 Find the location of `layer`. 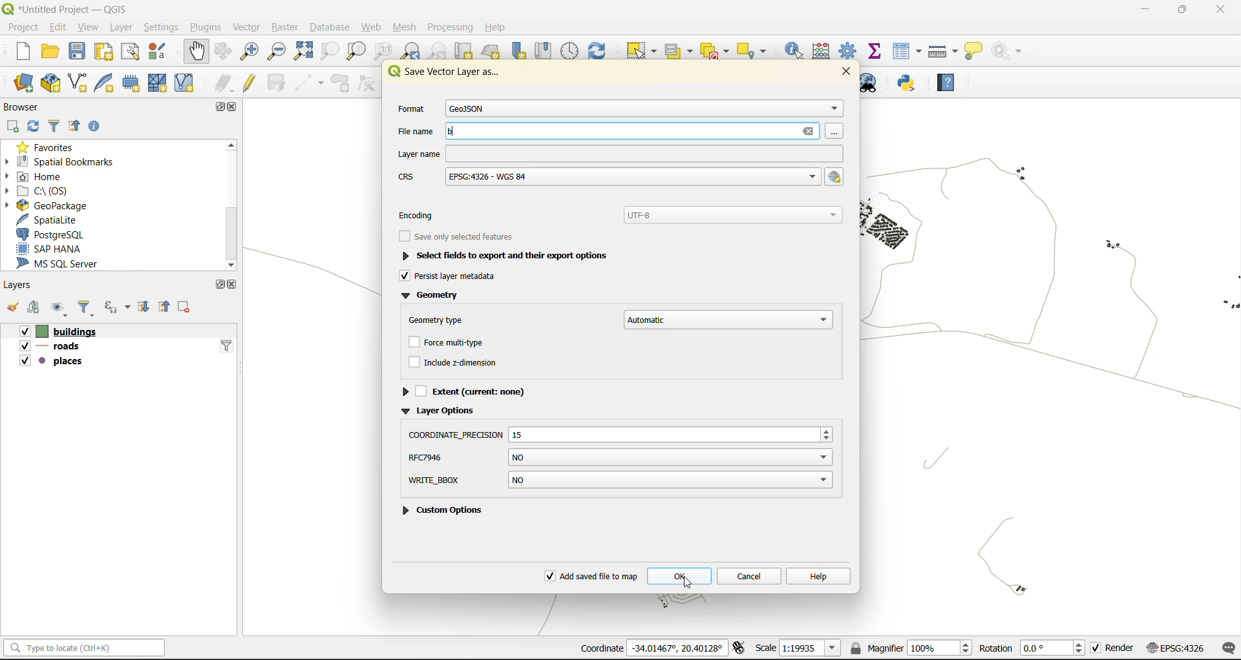

layer is located at coordinates (120, 28).